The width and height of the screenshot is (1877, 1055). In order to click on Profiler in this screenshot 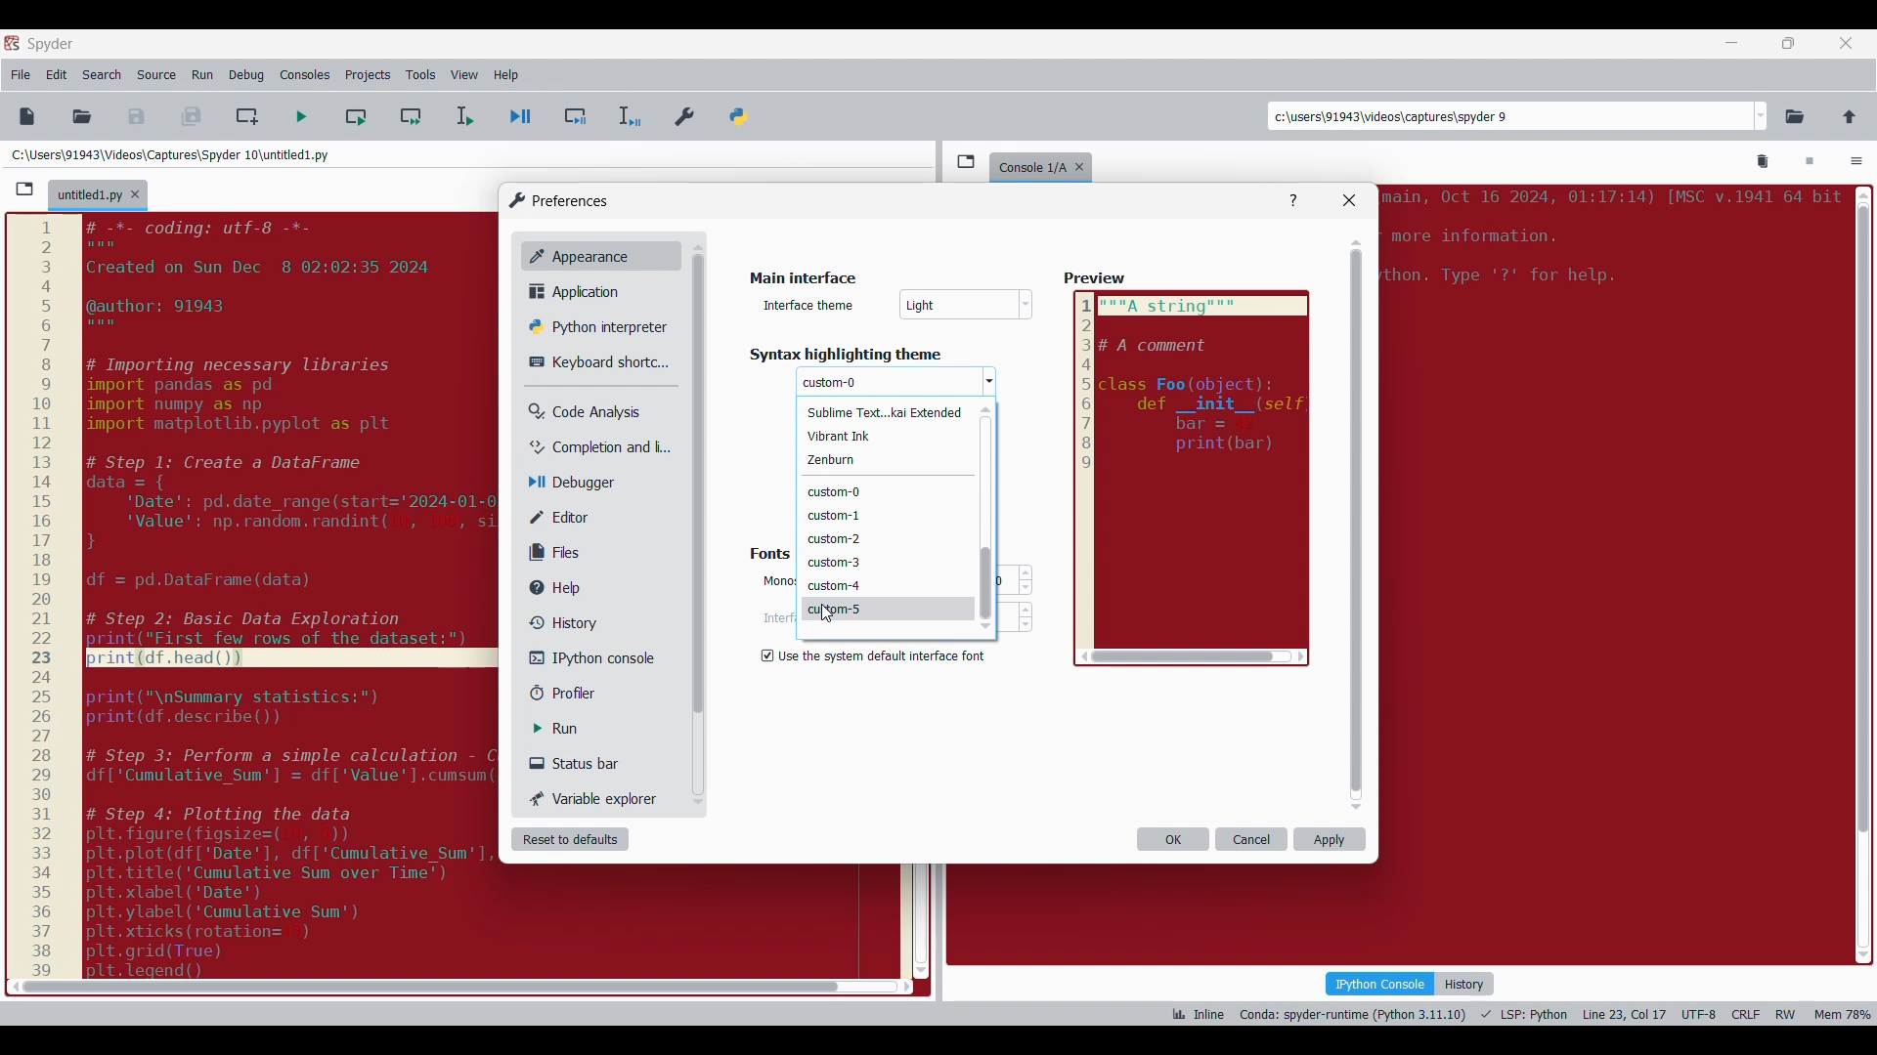, I will do `click(581, 694)`.